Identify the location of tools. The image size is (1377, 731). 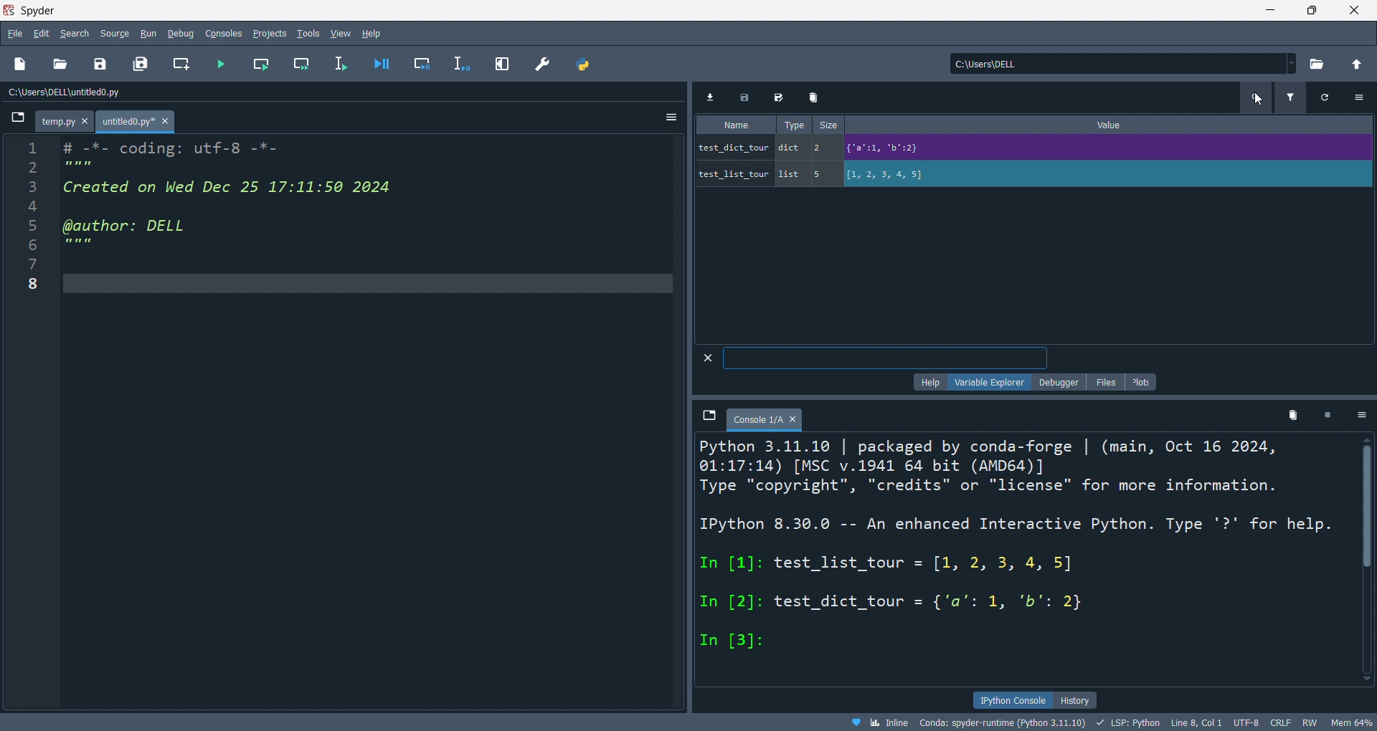
(304, 32).